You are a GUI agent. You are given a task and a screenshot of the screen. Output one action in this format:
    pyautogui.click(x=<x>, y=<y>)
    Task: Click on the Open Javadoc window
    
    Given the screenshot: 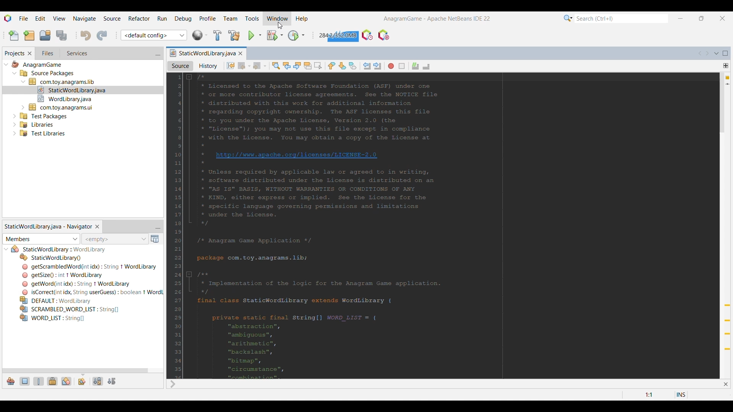 What is the action you would take?
    pyautogui.click(x=155, y=239)
    